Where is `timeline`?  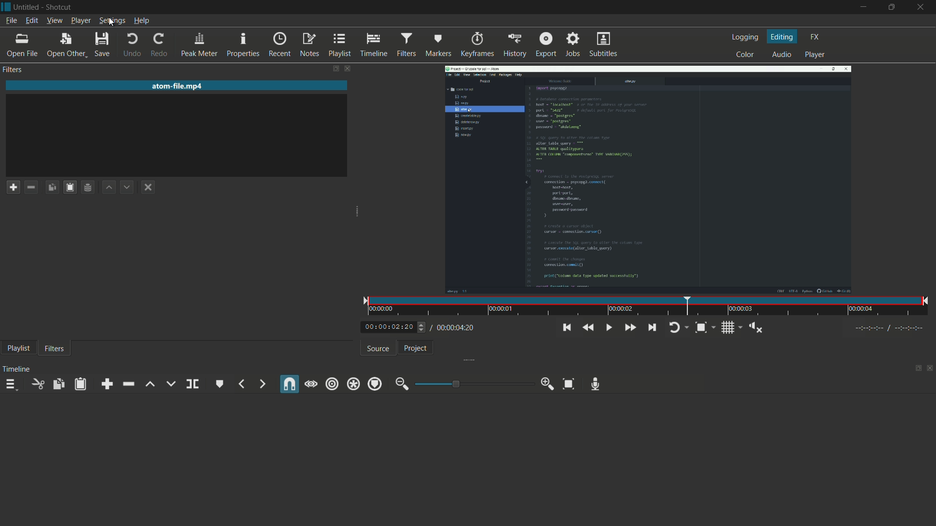
timeline is located at coordinates (374, 45).